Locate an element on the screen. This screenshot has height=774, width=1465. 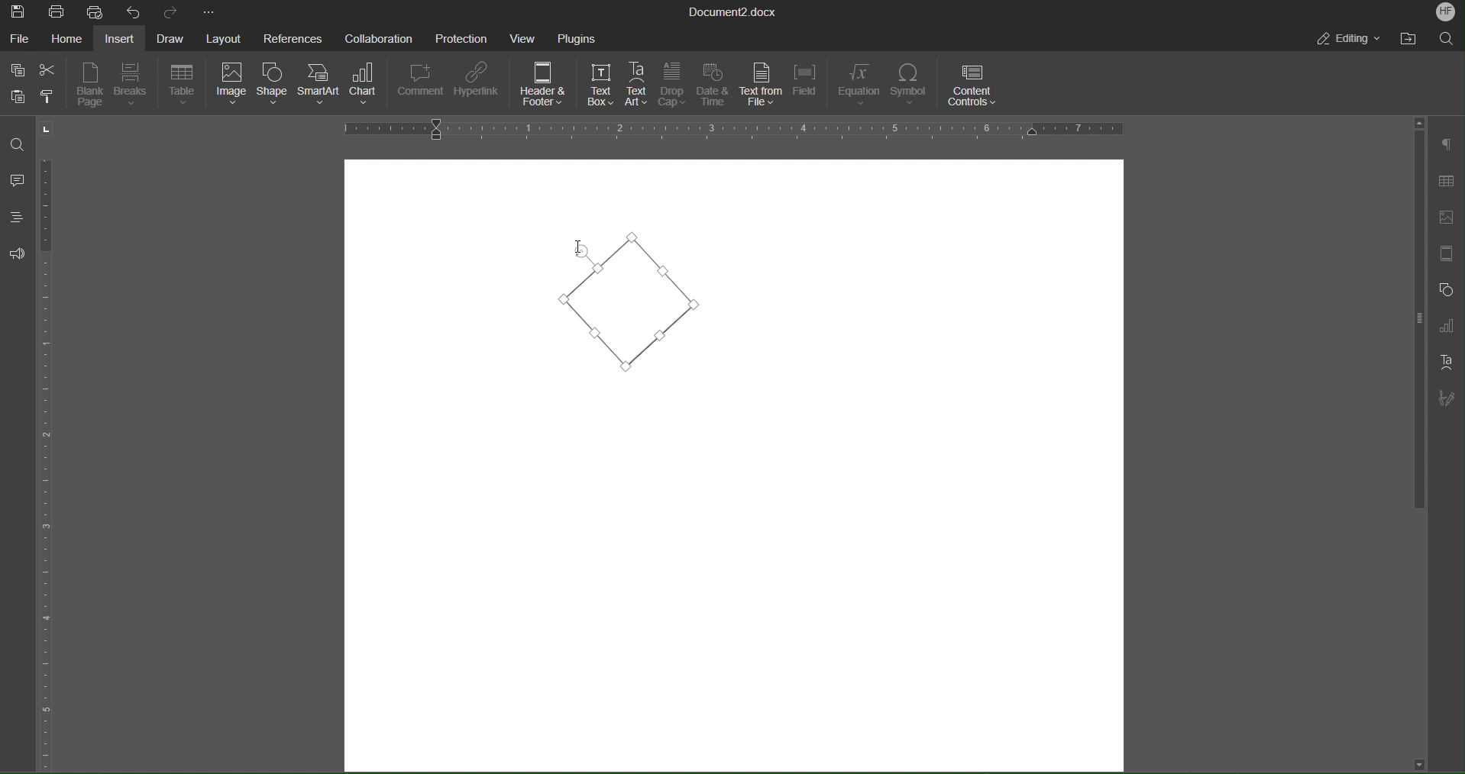
Plugins is located at coordinates (577, 37).